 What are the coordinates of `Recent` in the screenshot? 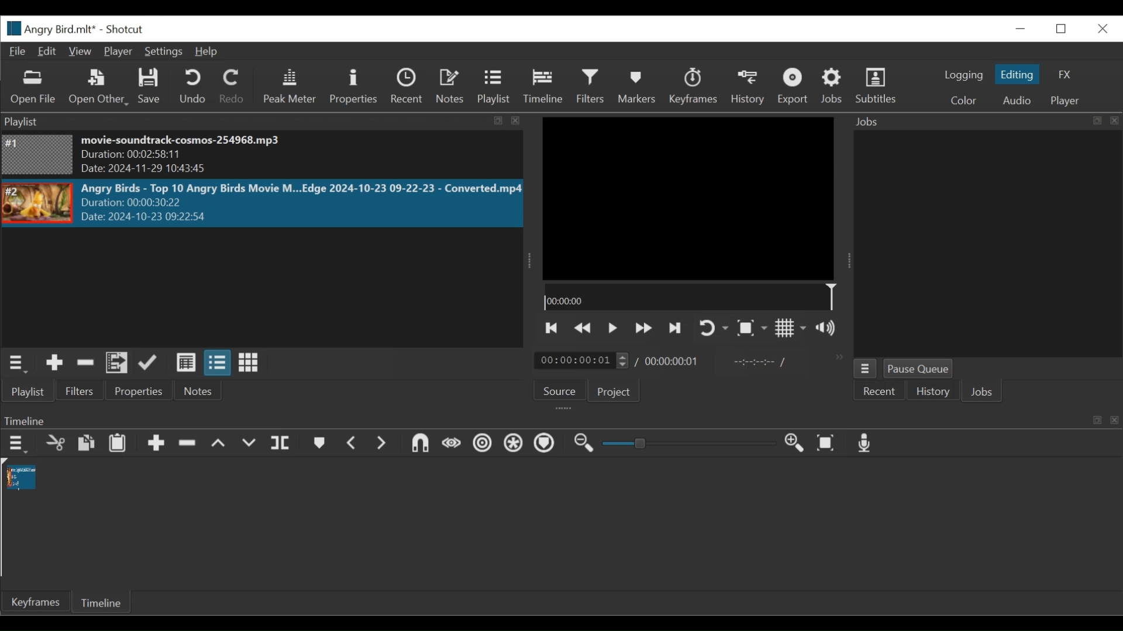 It's located at (407, 86).